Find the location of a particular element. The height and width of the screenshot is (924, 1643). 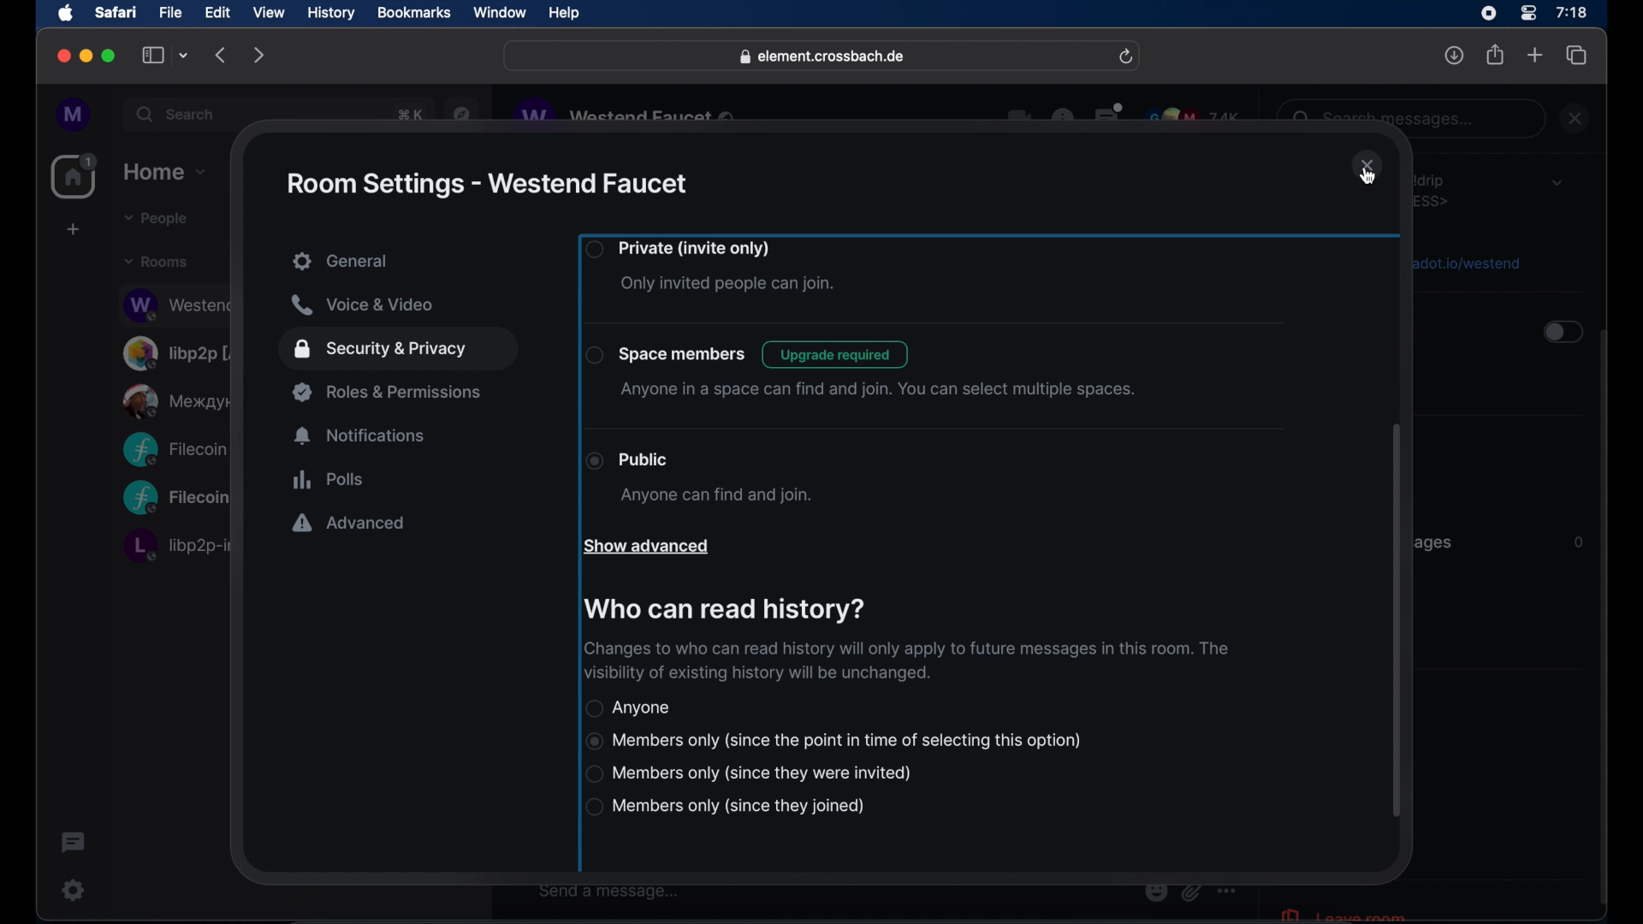

apple icon is located at coordinates (66, 14).